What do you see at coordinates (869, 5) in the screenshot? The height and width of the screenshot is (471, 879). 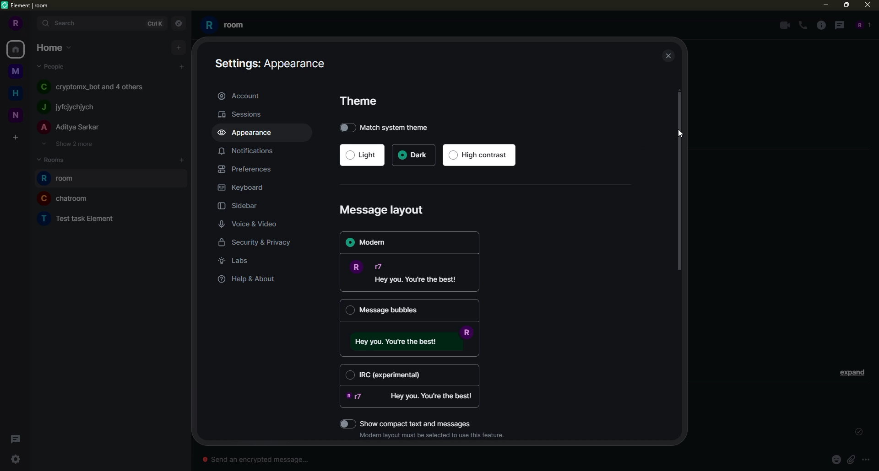 I see `close` at bounding box center [869, 5].